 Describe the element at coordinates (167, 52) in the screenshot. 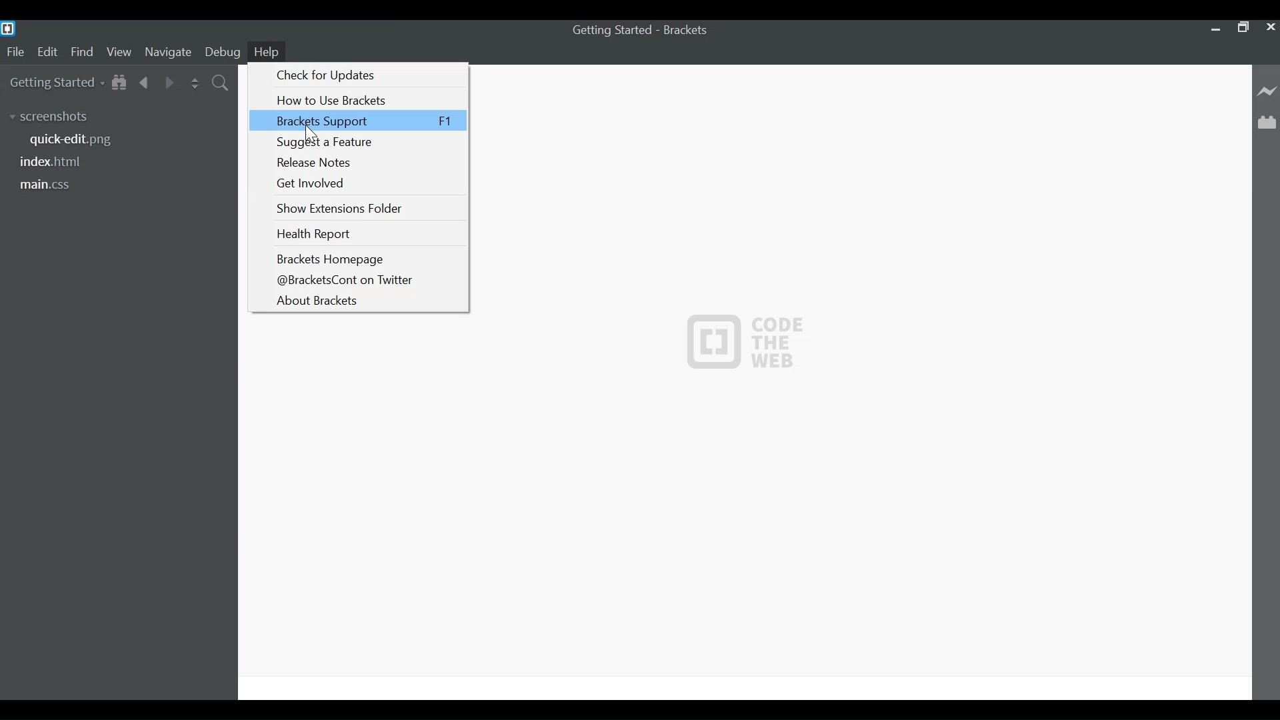

I see `Navigate` at that location.